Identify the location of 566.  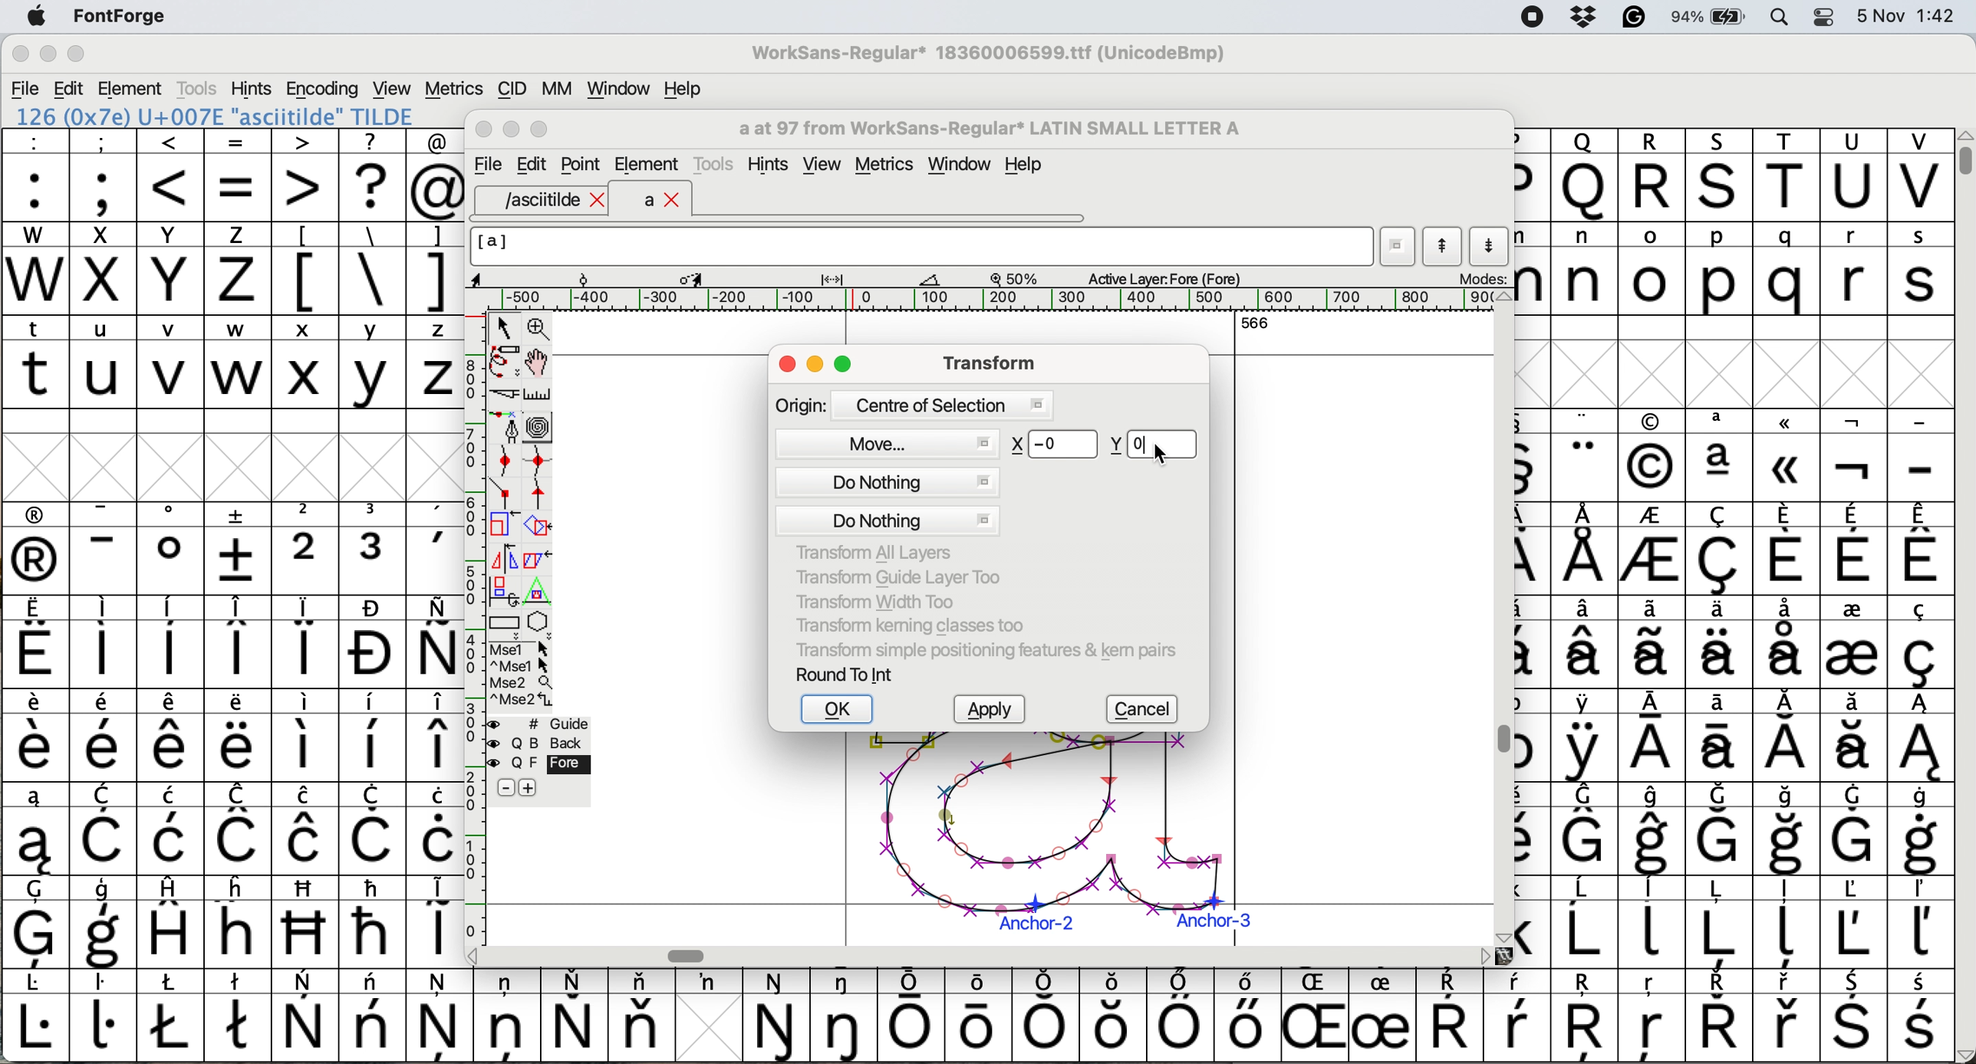
(1255, 322).